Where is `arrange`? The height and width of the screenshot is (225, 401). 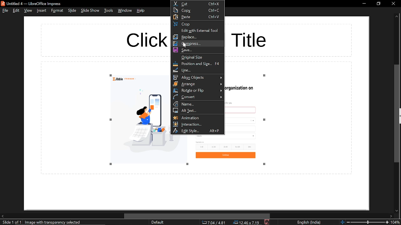 arrange is located at coordinates (197, 84).